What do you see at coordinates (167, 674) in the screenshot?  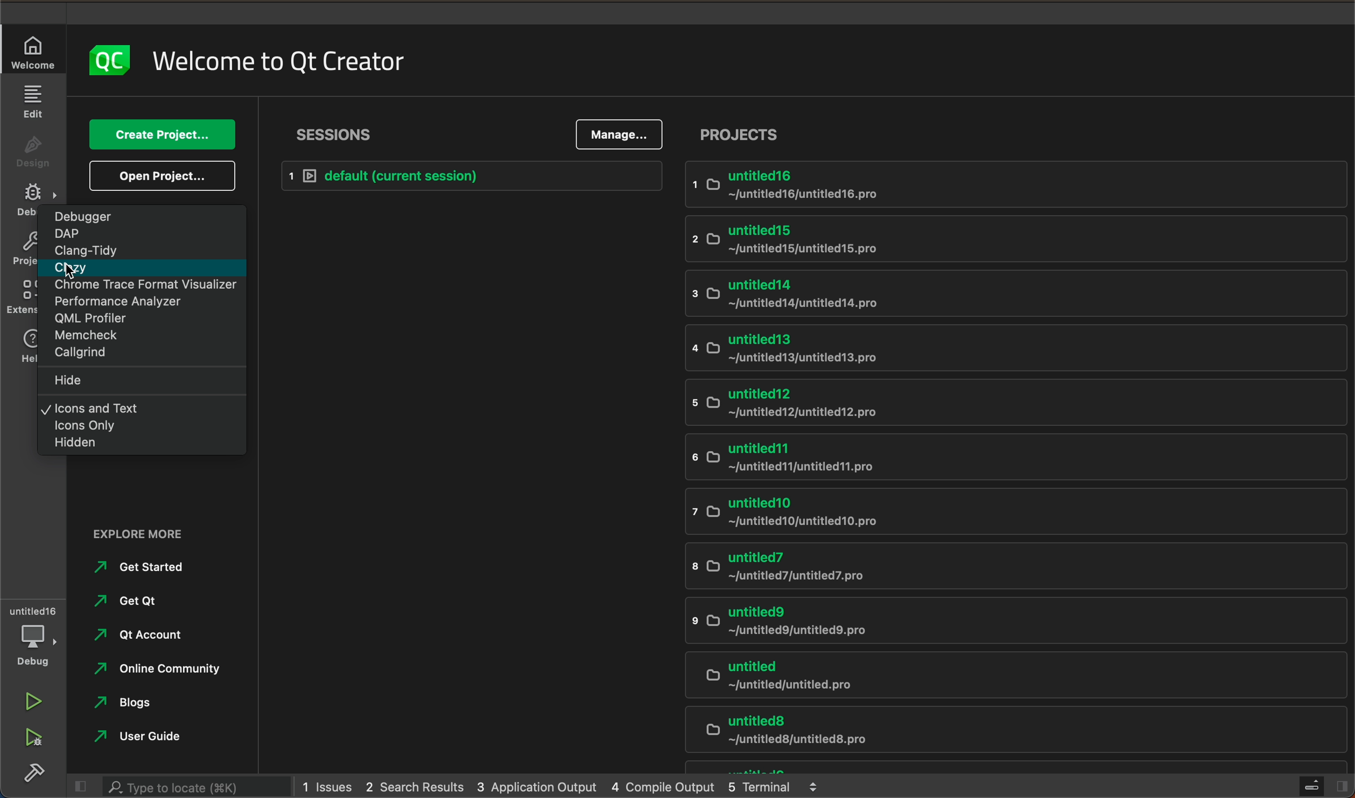 I see `online community ` at bounding box center [167, 674].